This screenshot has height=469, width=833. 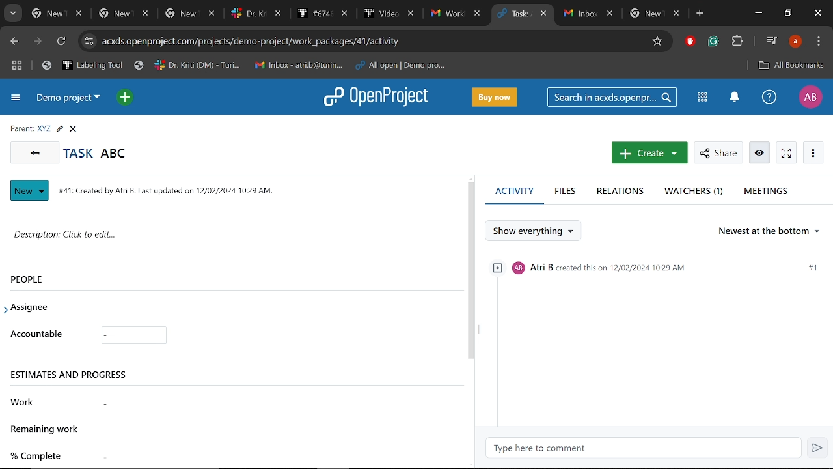 What do you see at coordinates (246, 65) in the screenshot?
I see `Bookmarks` at bounding box center [246, 65].